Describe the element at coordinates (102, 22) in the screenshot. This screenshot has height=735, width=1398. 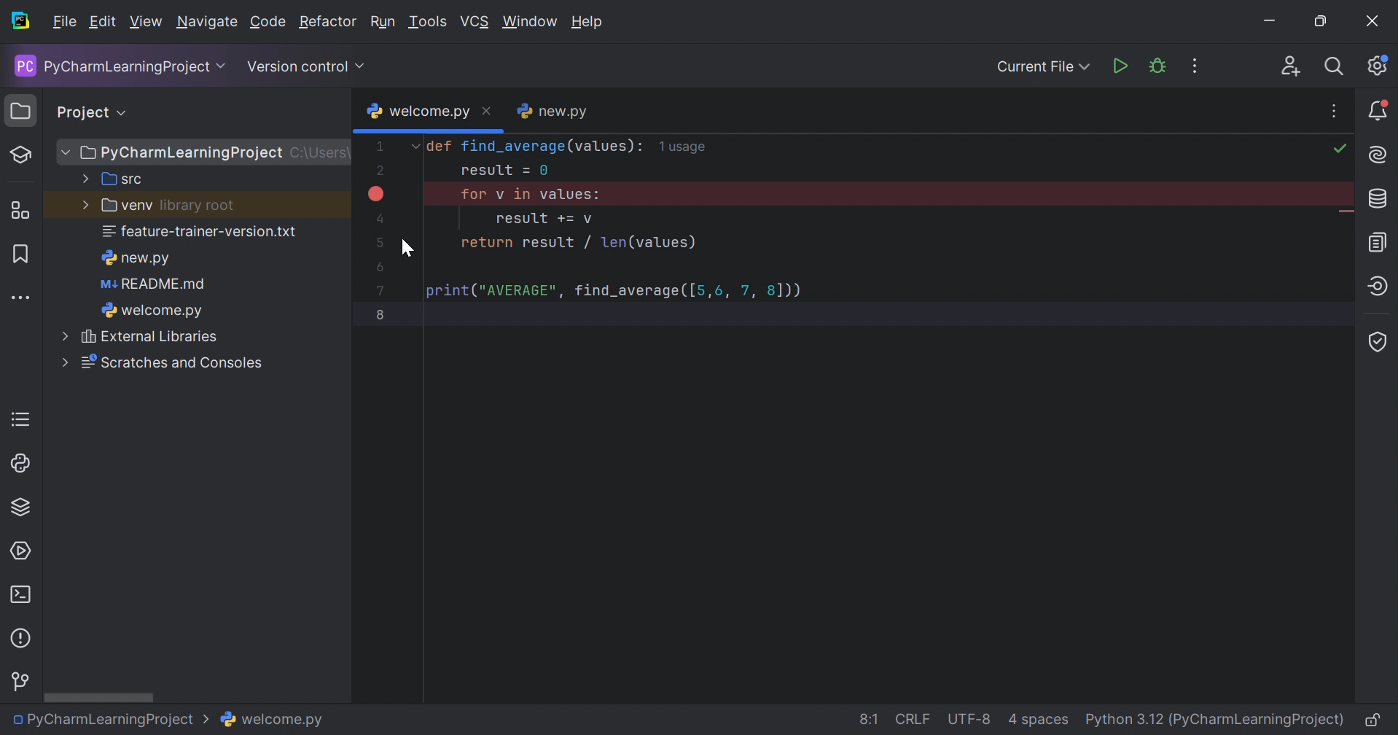
I see `Edit` at that location.